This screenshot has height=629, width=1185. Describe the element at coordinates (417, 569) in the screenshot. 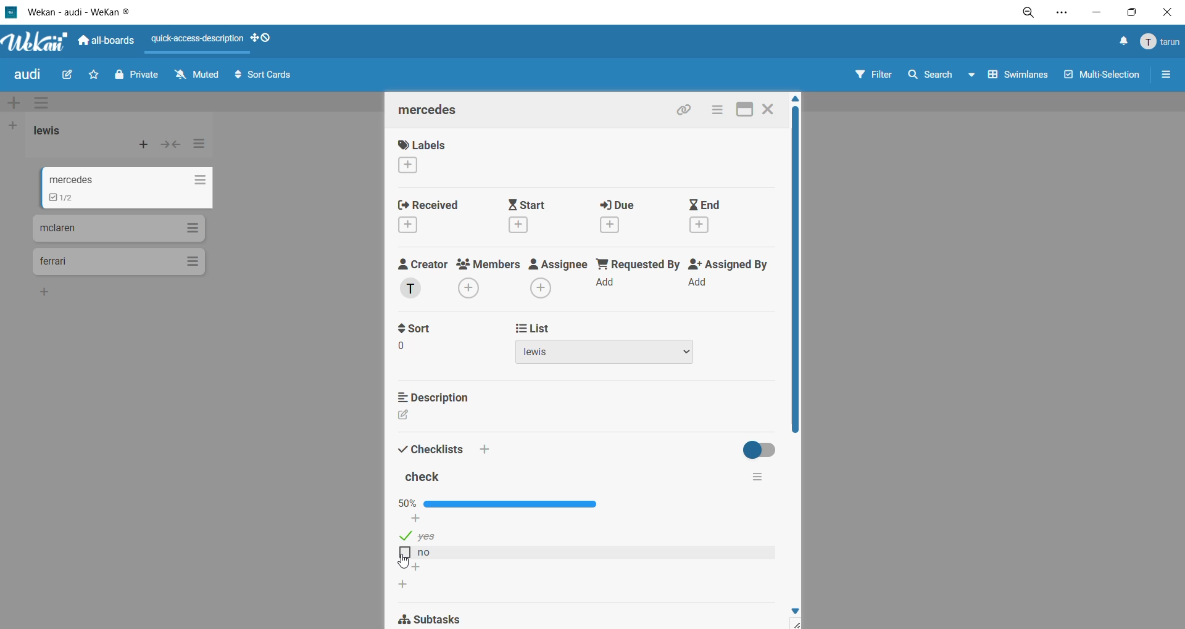

I see `add` at that location.